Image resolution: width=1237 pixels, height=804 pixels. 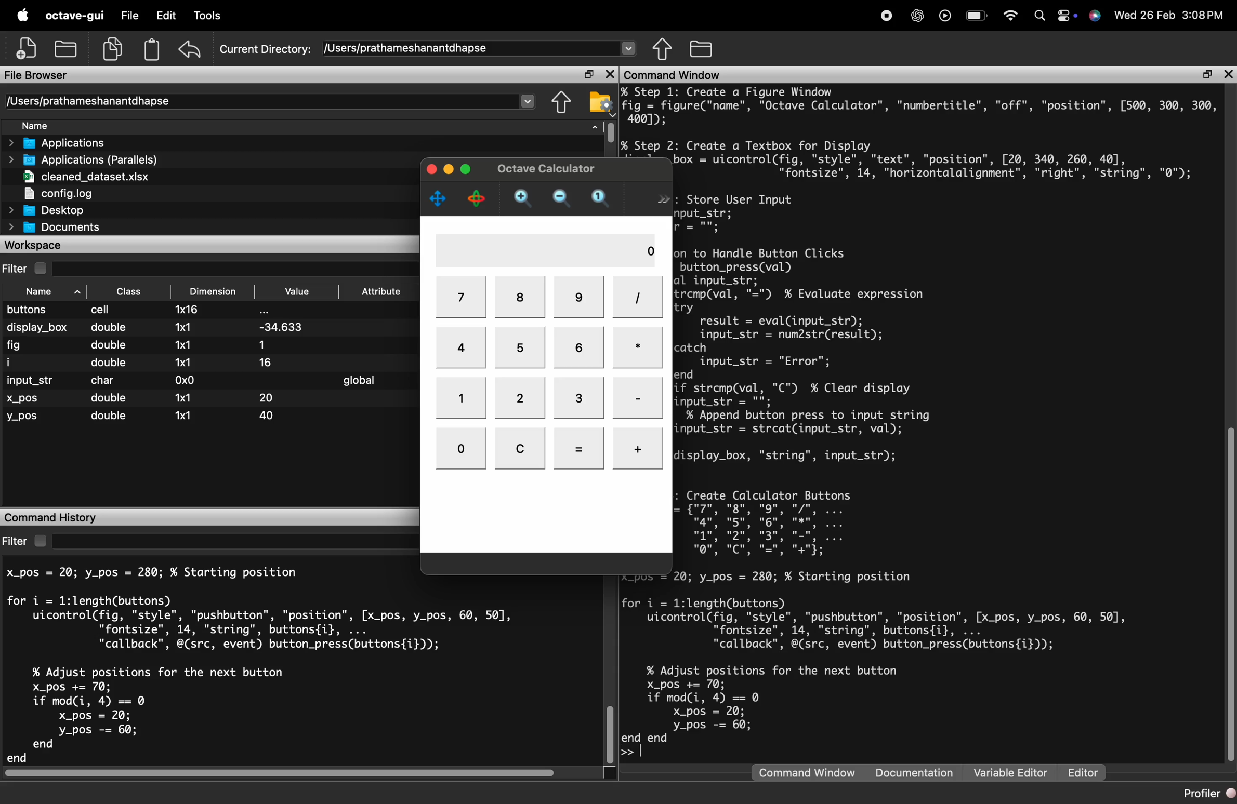 What do you see at coordinates (559, 103) in the screenshot?
I see `Directory settings` at bounding box center [559, 103].